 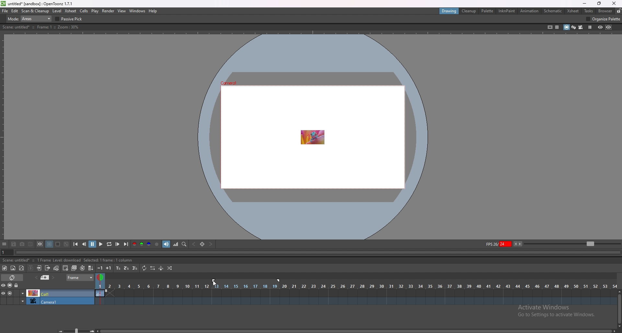 What do you see at coordinates (599, 4) in the screenshot?
I see `resize` at bounding box center [599, 4].